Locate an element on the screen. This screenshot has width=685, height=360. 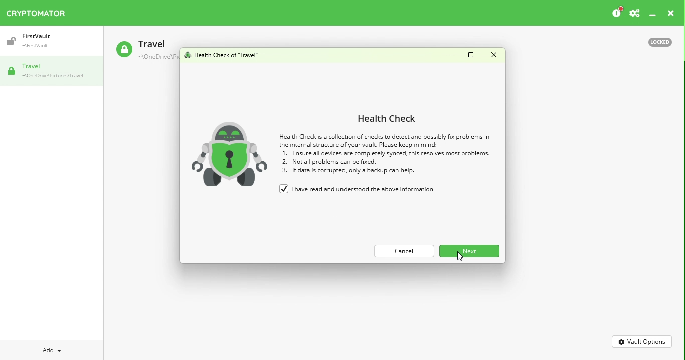
Minimize is located at coordinates (448, 55).